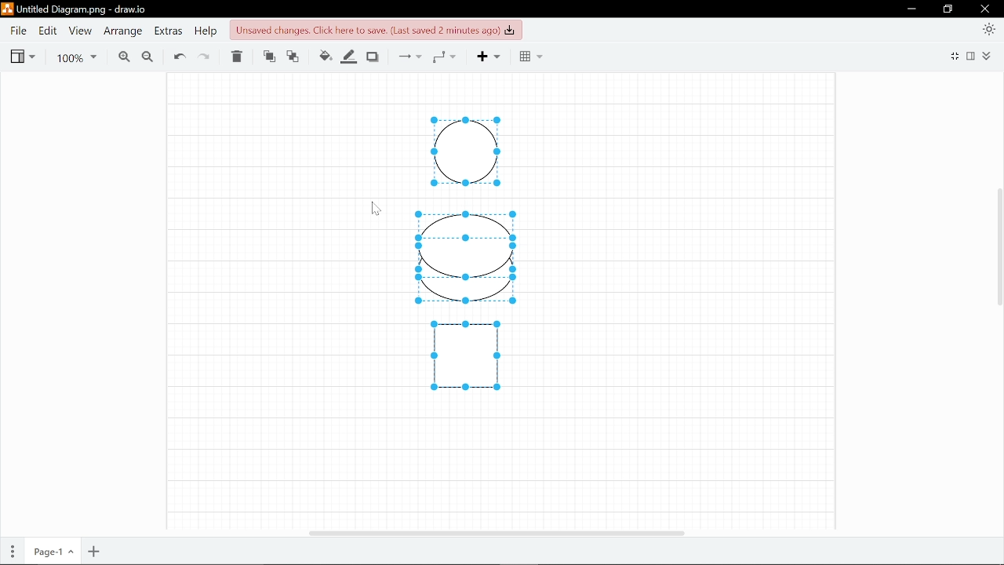  What do you see at coordinates (95, 552) in the screenshot?
I see `Add page` at bounding box center [95, 552].